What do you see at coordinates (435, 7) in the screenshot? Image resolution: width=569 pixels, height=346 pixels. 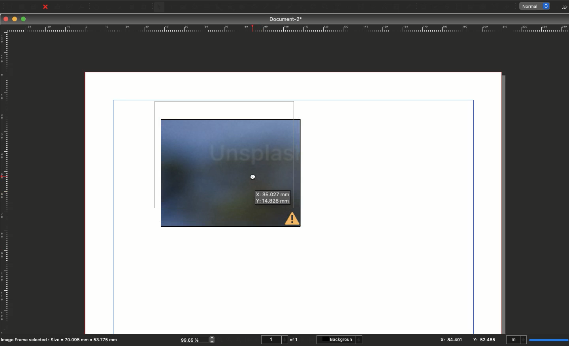 I see `PDF check box` at bounding box center [435, 7].